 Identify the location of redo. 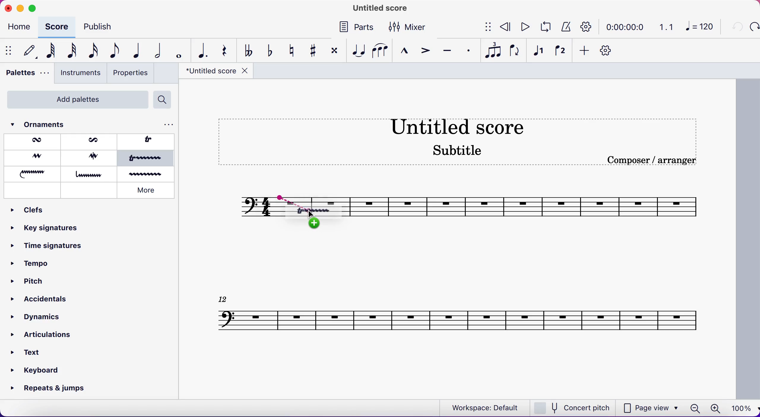
(754, 27).